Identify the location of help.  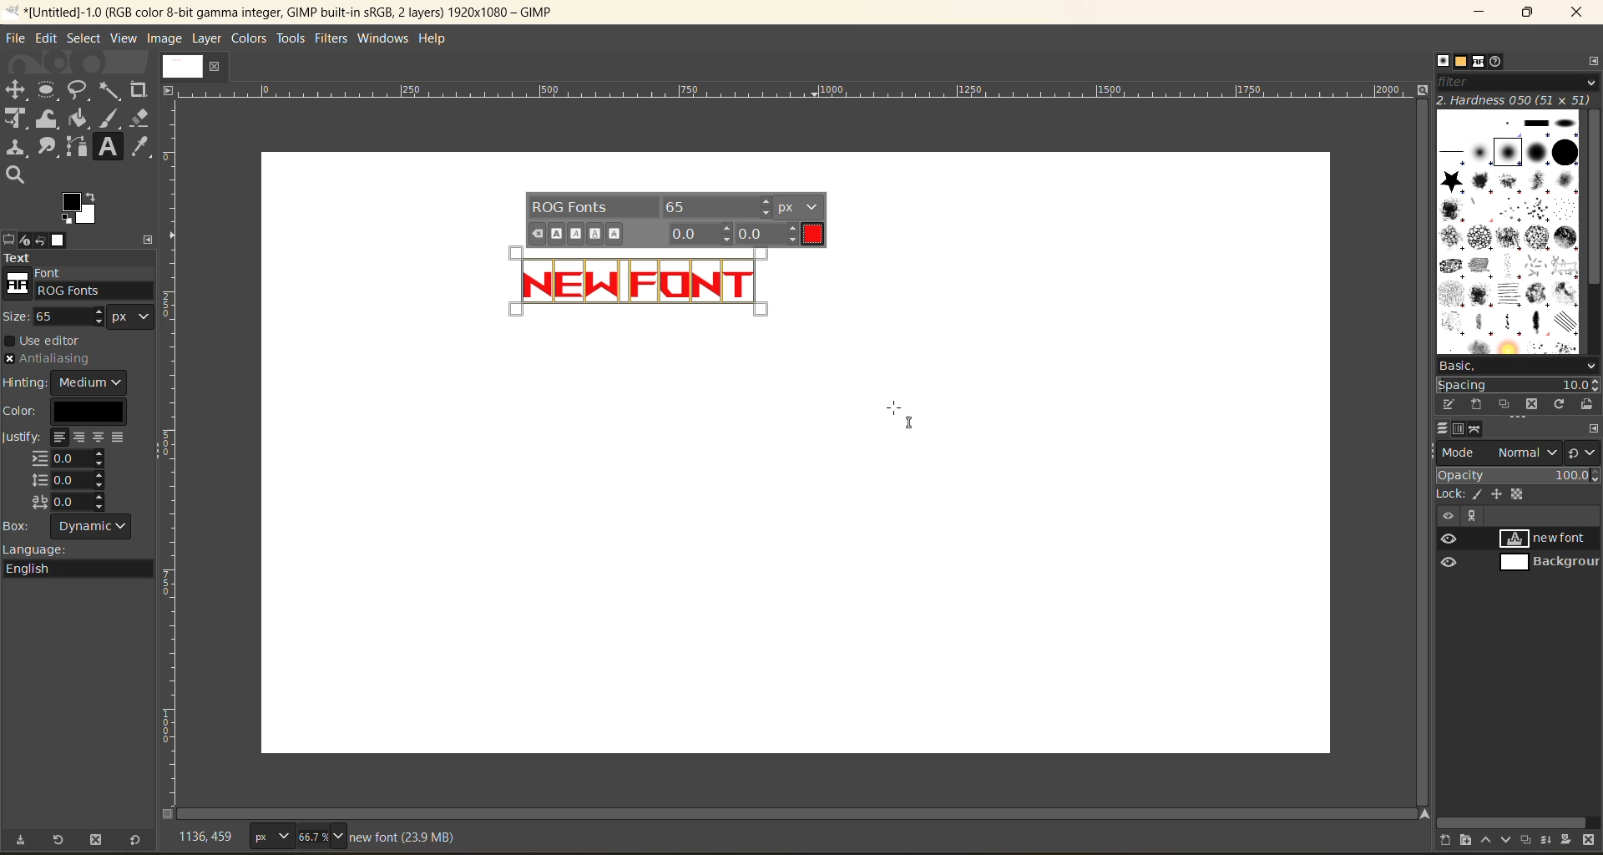
(441, 41).